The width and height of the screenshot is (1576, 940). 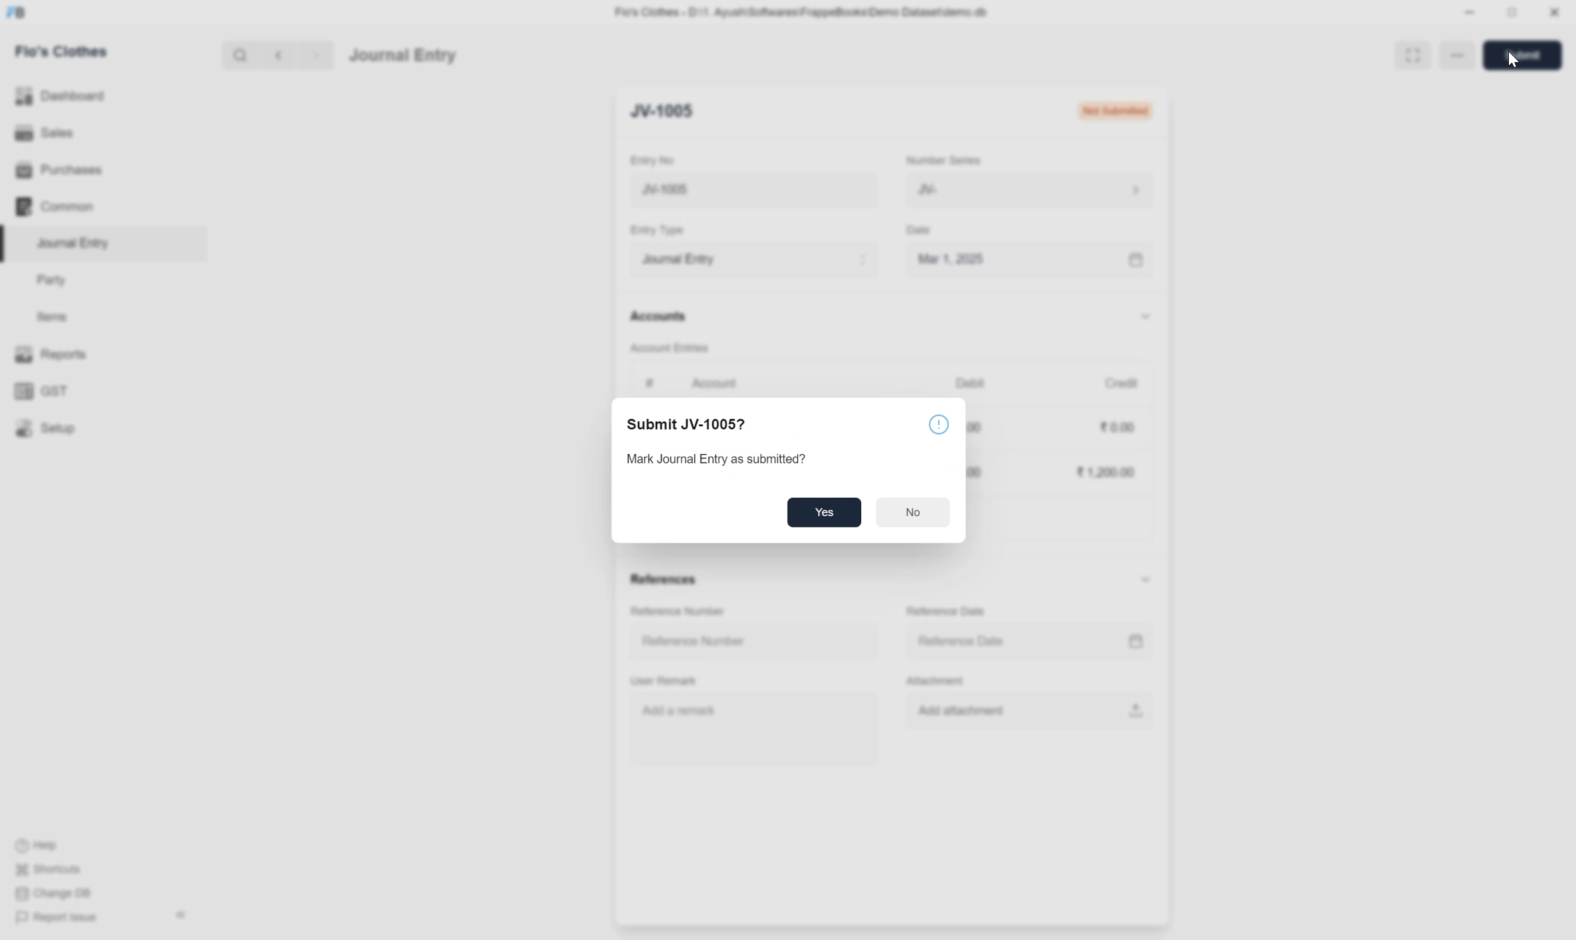 I want to click on User Remark, so click(x=666, y=682).